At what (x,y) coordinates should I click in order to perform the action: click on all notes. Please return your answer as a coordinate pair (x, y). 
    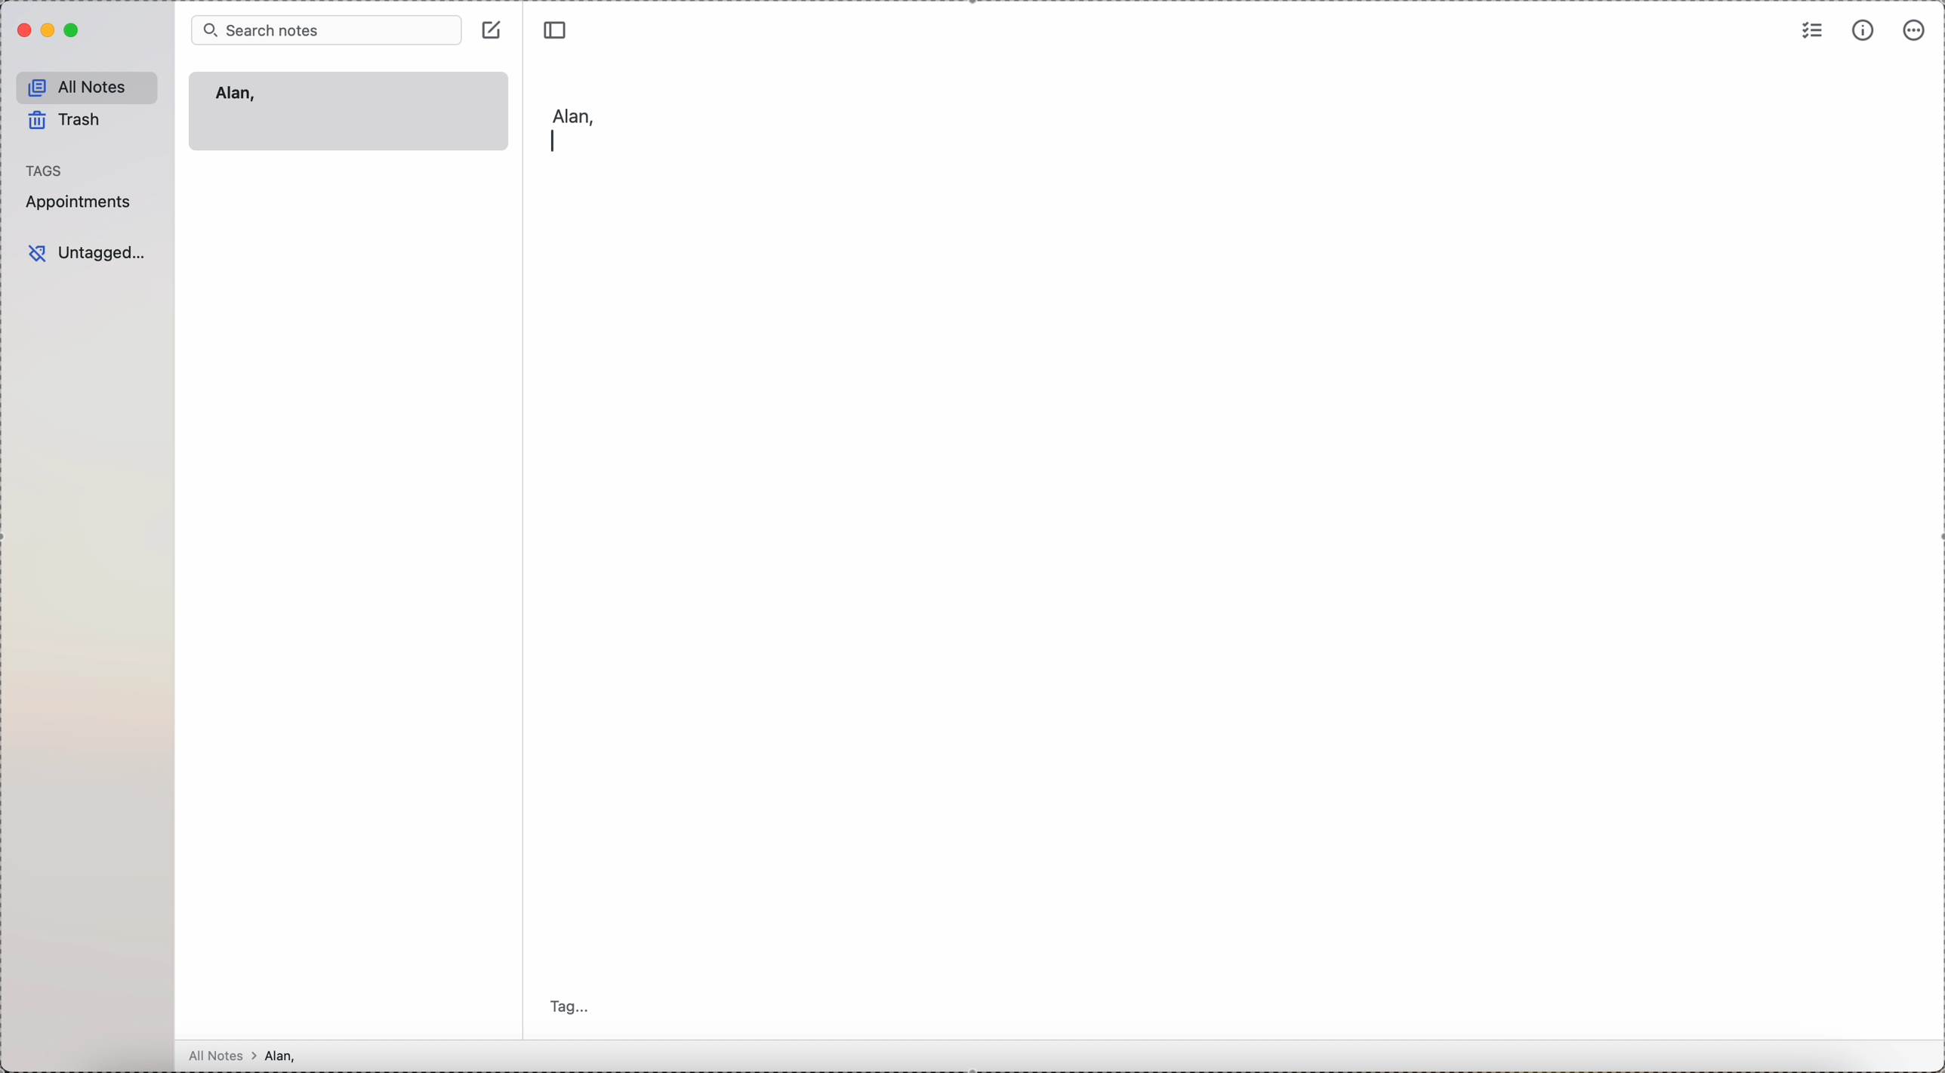
    Looking at the image, I should click on (88, 88).